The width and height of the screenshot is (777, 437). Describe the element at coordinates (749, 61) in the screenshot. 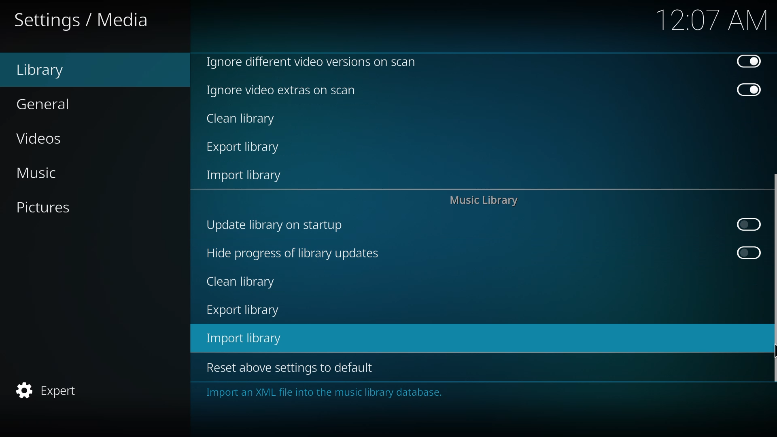

I see `disabled` at that location.